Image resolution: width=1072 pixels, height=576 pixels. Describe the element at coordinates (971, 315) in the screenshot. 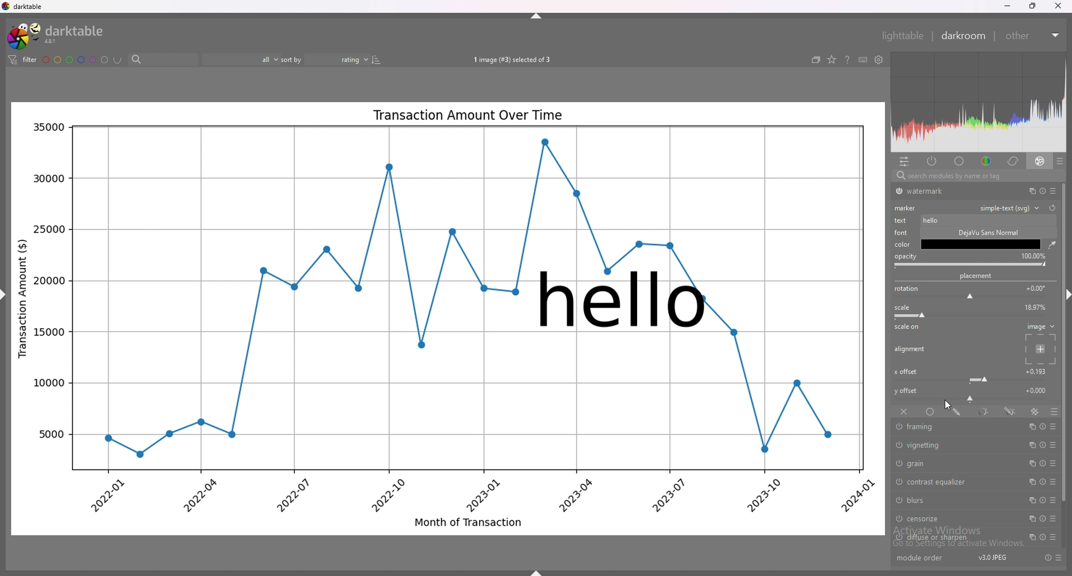

I see `scale bar` at that location.